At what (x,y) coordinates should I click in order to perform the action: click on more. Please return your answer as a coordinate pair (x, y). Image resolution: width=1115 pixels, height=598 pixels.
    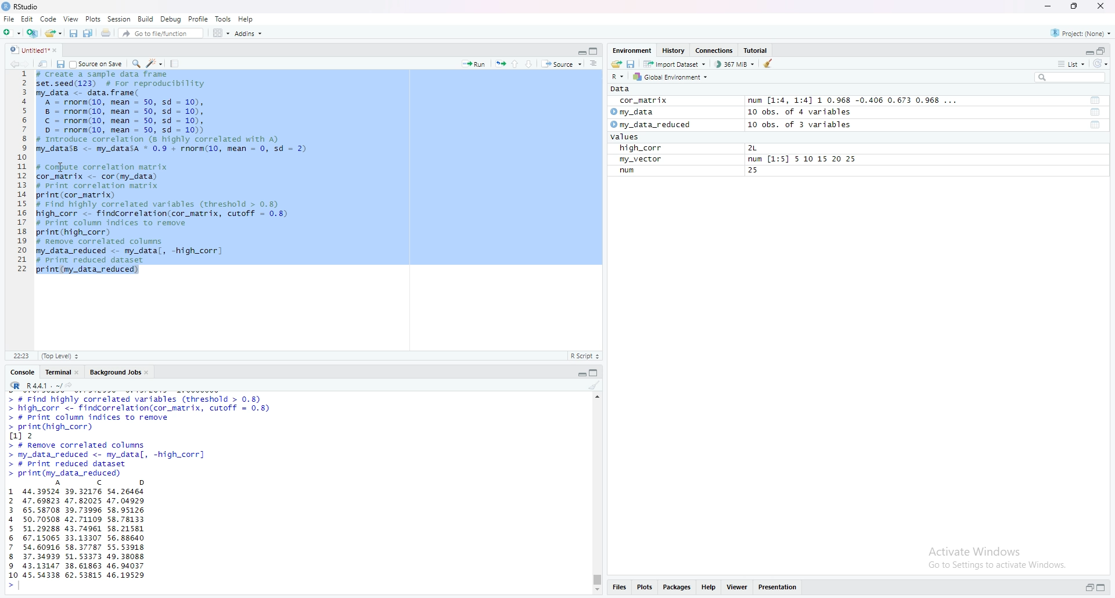
    Looking at the image, I should click on (595, 63).